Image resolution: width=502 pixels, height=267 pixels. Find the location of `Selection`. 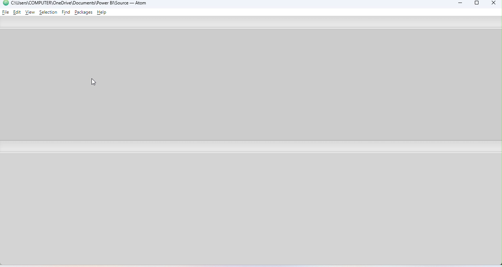

Selection is located at coordinates (48, 12).